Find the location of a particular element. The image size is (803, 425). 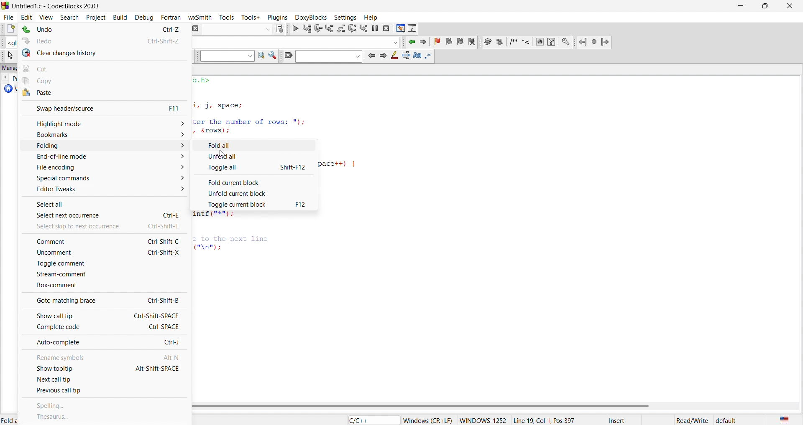

setting is located at coordinates (344, 17).